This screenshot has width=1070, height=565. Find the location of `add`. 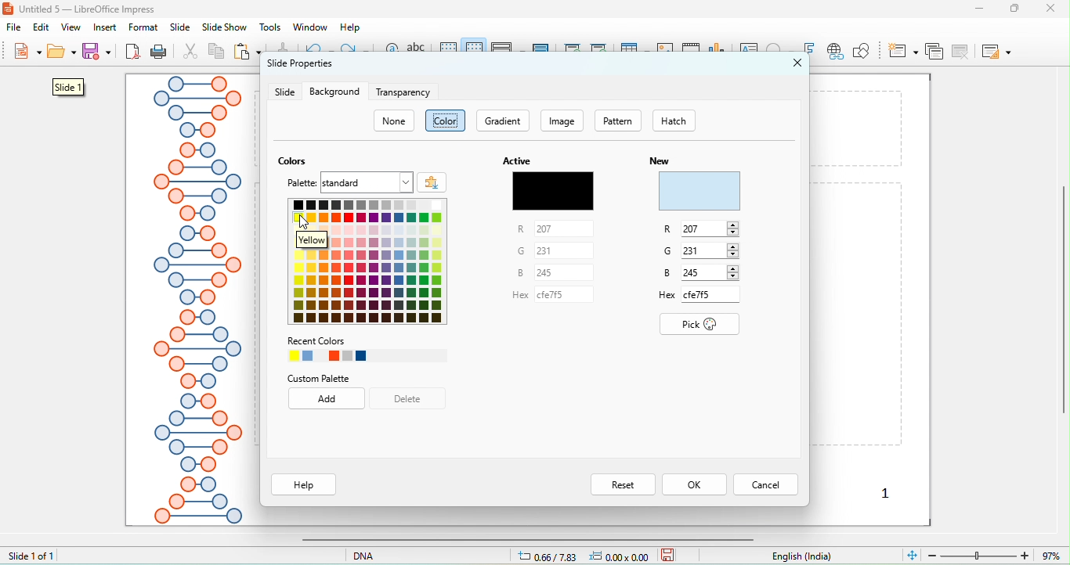

add is located at coordinates (328, 400).